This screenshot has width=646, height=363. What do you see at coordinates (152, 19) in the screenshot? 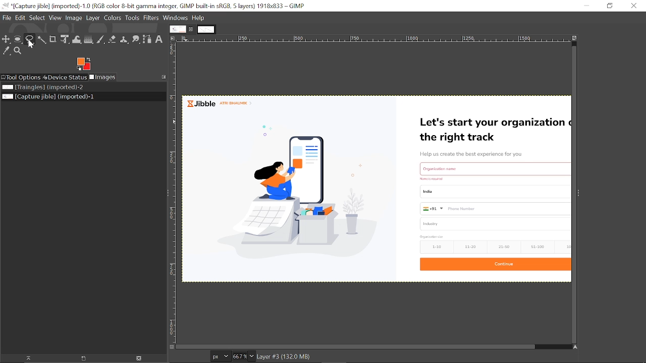
I see `Filters` at bounding box center [152, 19].